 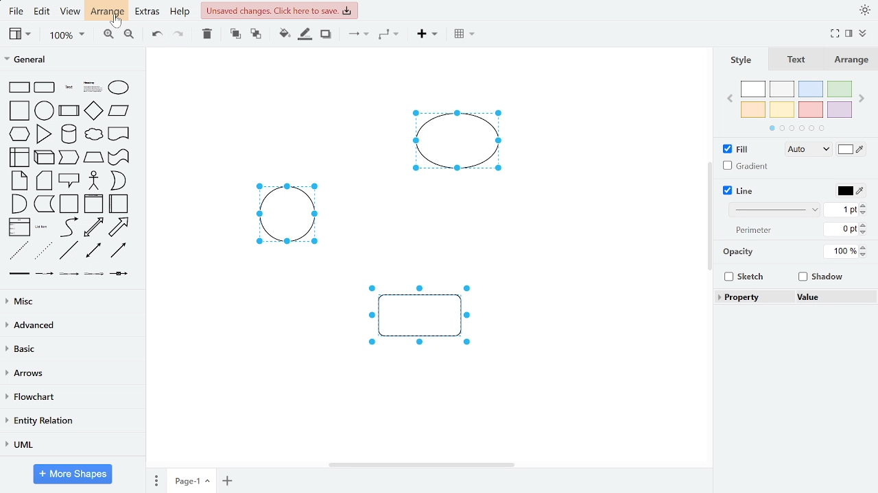 What do you see at coordinates (864, 213) in the screenshot?
I see `decrease line thickness` at bounding box center [864, 213].